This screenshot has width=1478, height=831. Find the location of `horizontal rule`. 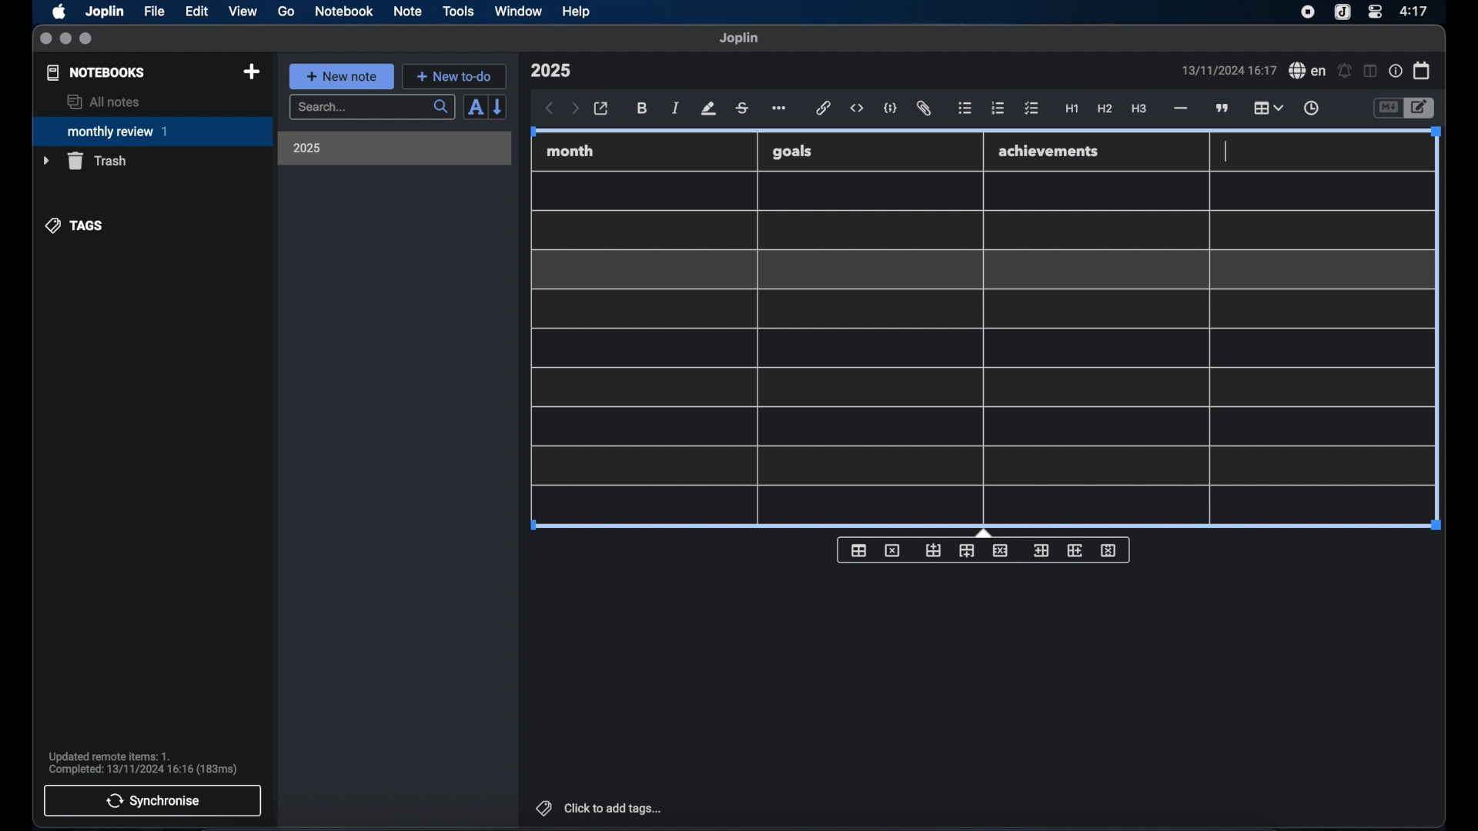

horizontal rule is located at coordinates (1179, 108).